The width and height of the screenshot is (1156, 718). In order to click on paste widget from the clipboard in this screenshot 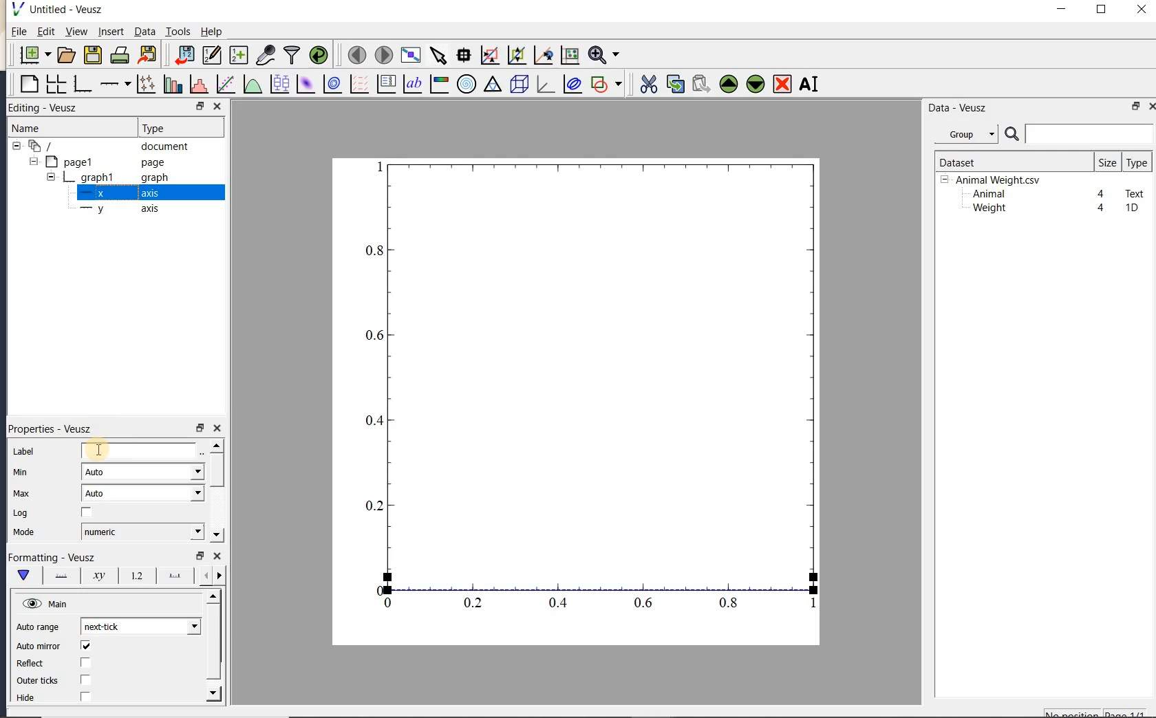, I will do `click(701, 85)`.